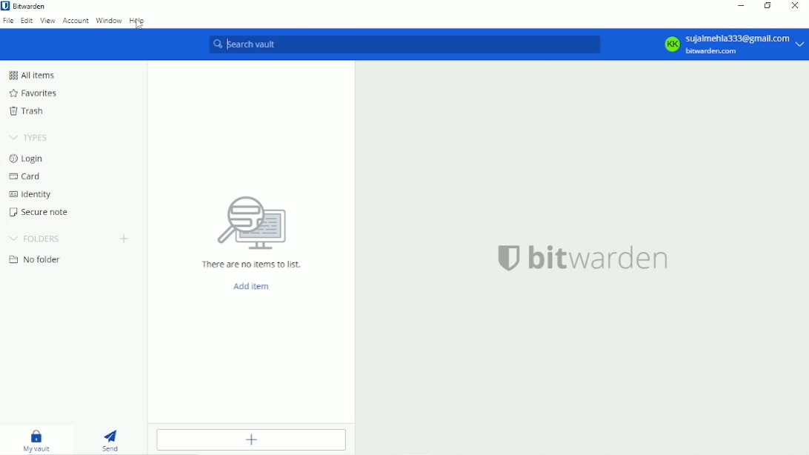 Image resolution: width=809 pixels, height=455 pixels. I want to click on Send, so click(114, 438).